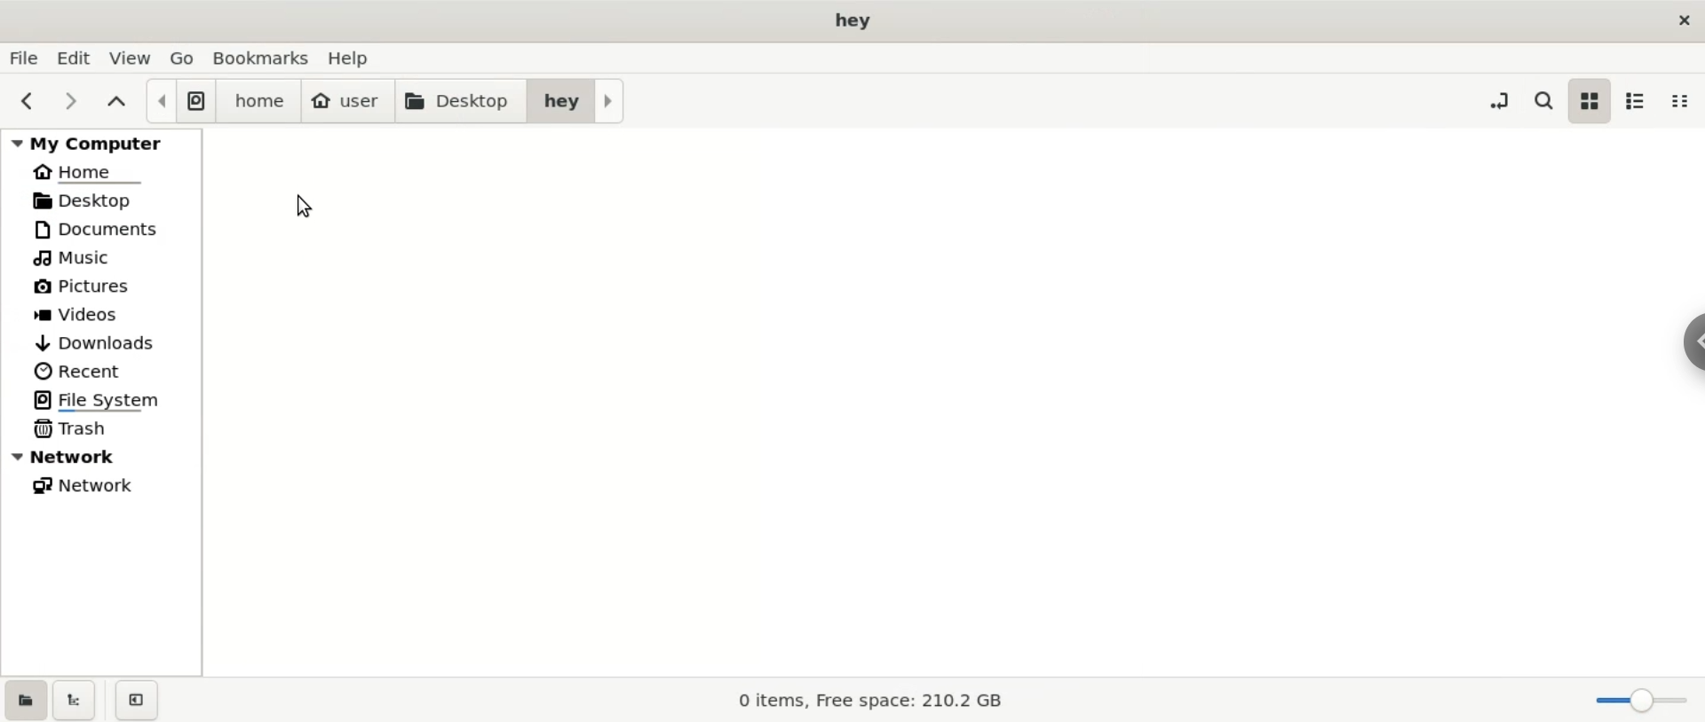 This screenshot has height=722, width=1705. Describe the element at coordinates (263, 58) in the screenshot. I see `bookmark` at that location.